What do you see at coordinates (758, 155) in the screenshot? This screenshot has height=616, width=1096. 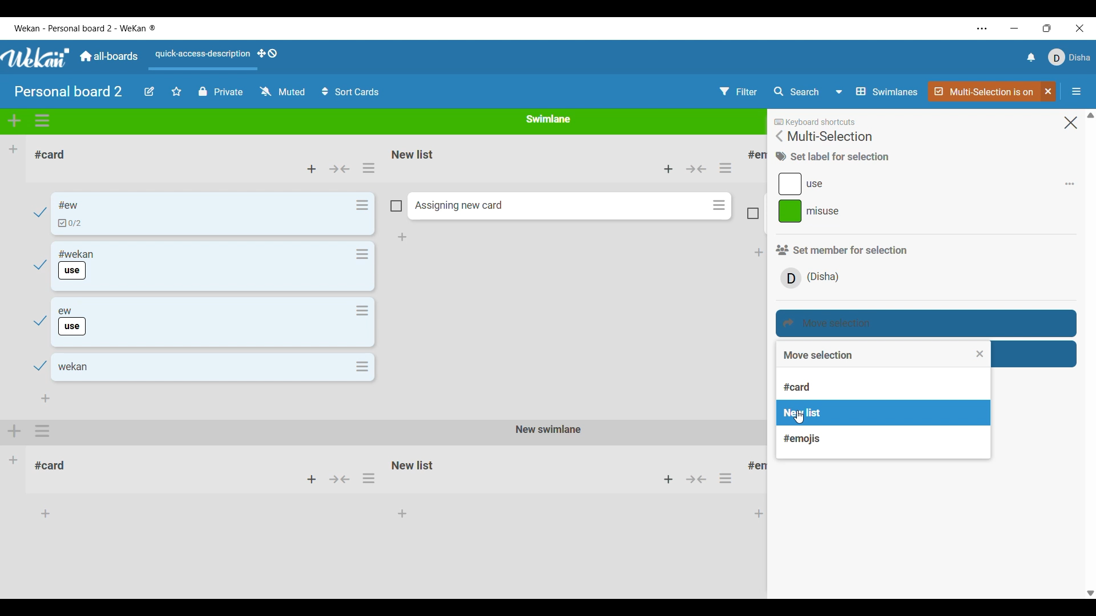 I see `List title` at bounding box center [758, 155].